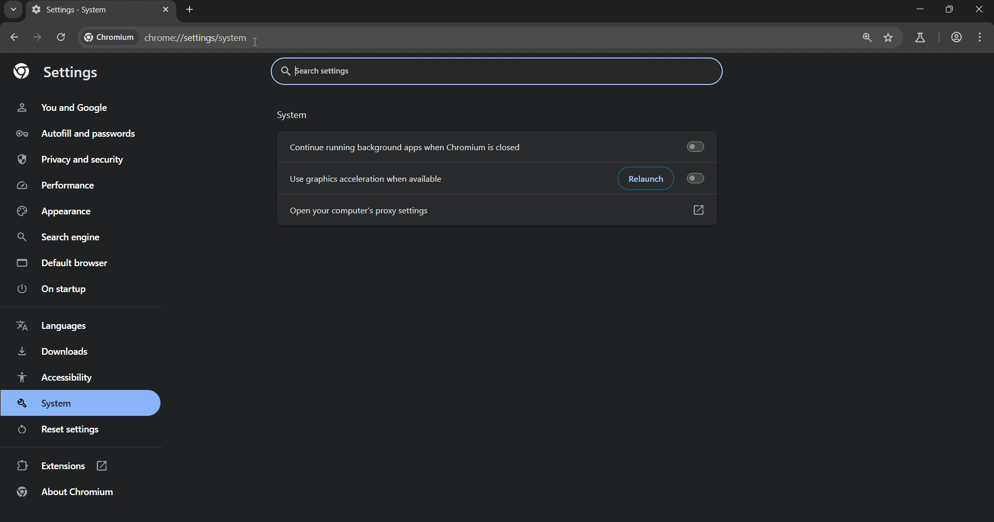 This screenshot has height=522, width=994. I want to click on autofill and passwords, so click(72, 134).